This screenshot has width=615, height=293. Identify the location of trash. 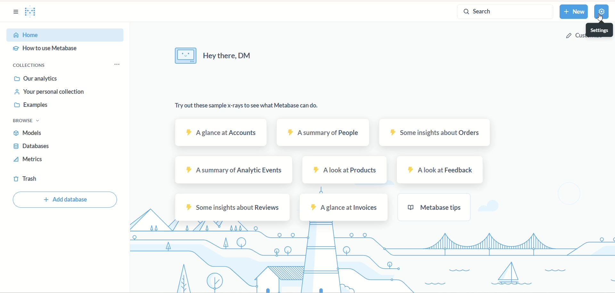
(25, 180).